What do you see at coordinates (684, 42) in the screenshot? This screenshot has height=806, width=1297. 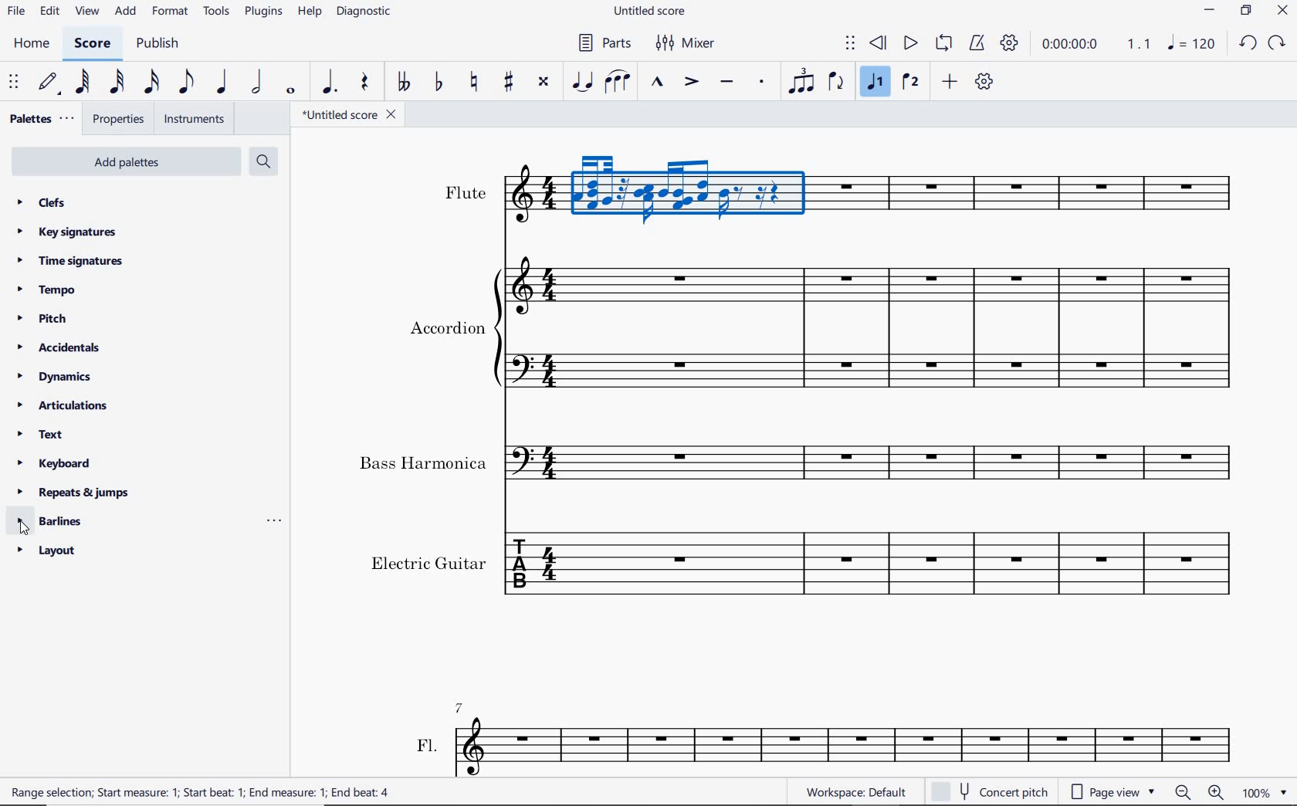 I see `MIXER` at bounding box center [684, 42].